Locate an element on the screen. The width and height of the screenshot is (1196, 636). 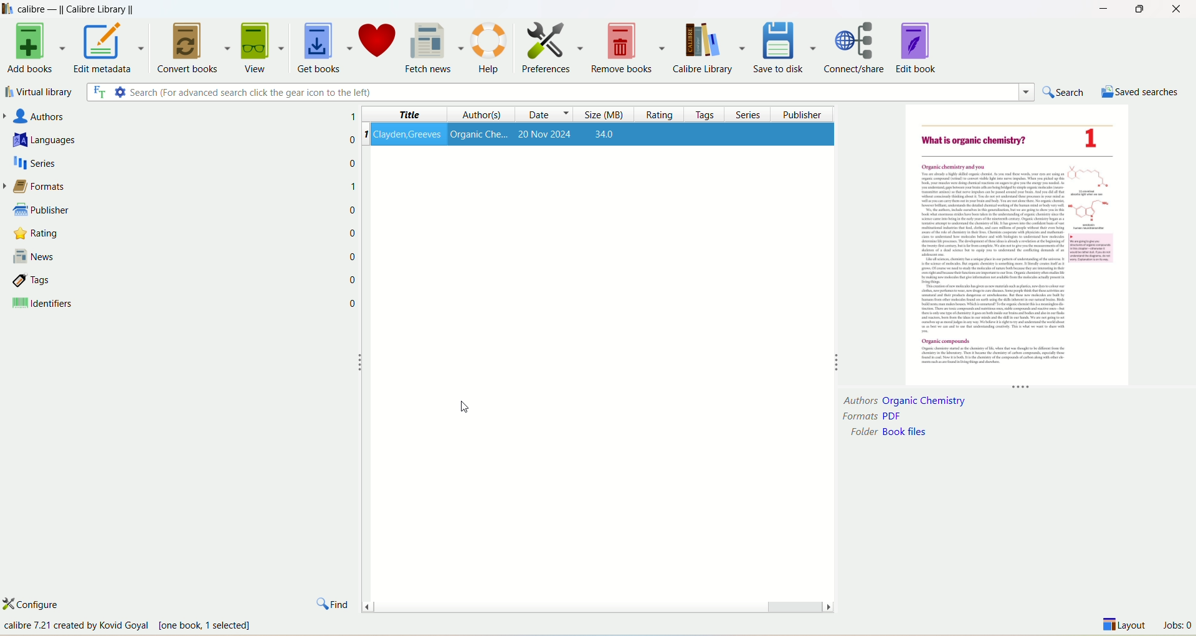
tags is located at coordinates (698, 115).